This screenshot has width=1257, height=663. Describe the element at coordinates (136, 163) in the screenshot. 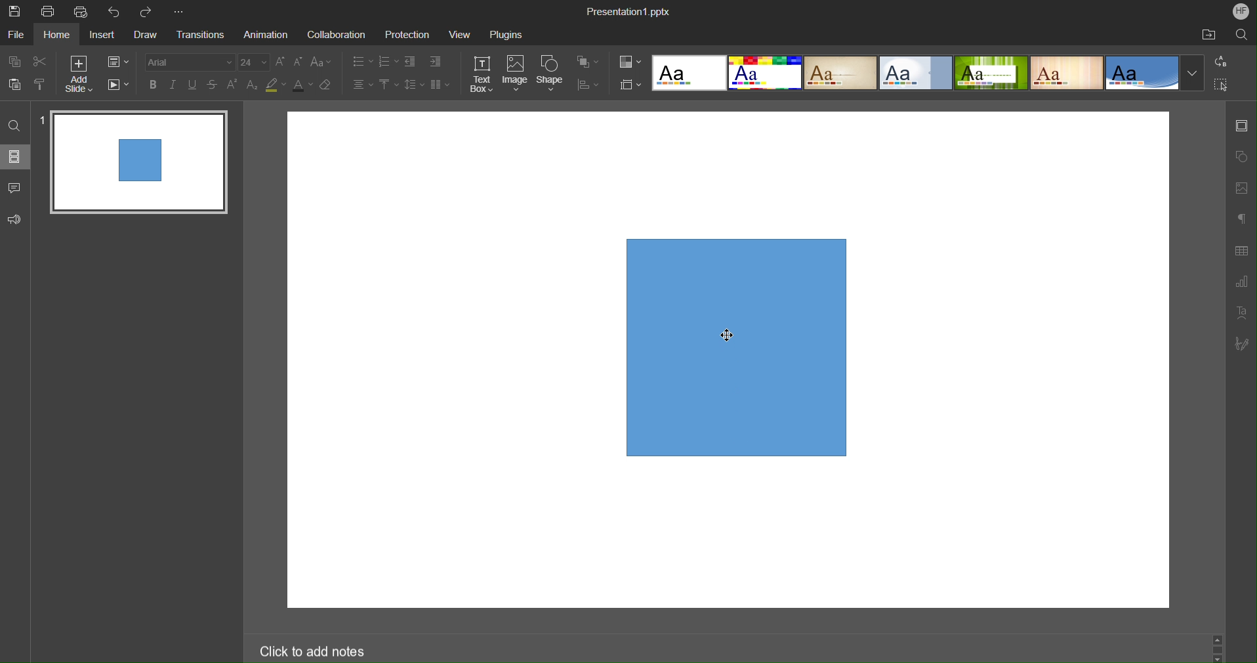

I see `Slide 1` at that location.